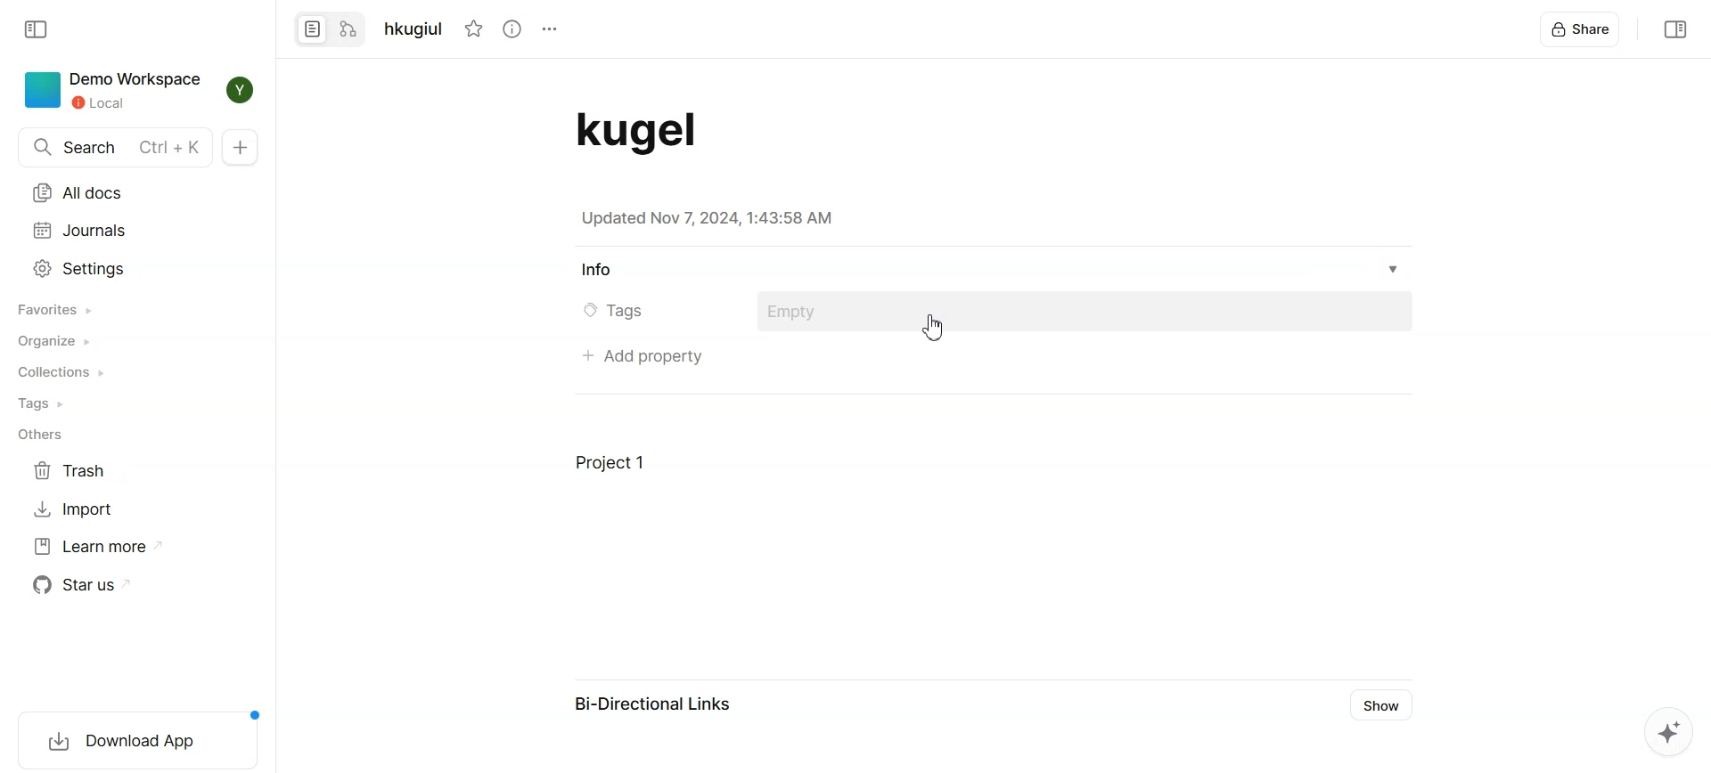  Describe the element at coordinates (91, 584) in the screenshot. I see `Star us` at that location.